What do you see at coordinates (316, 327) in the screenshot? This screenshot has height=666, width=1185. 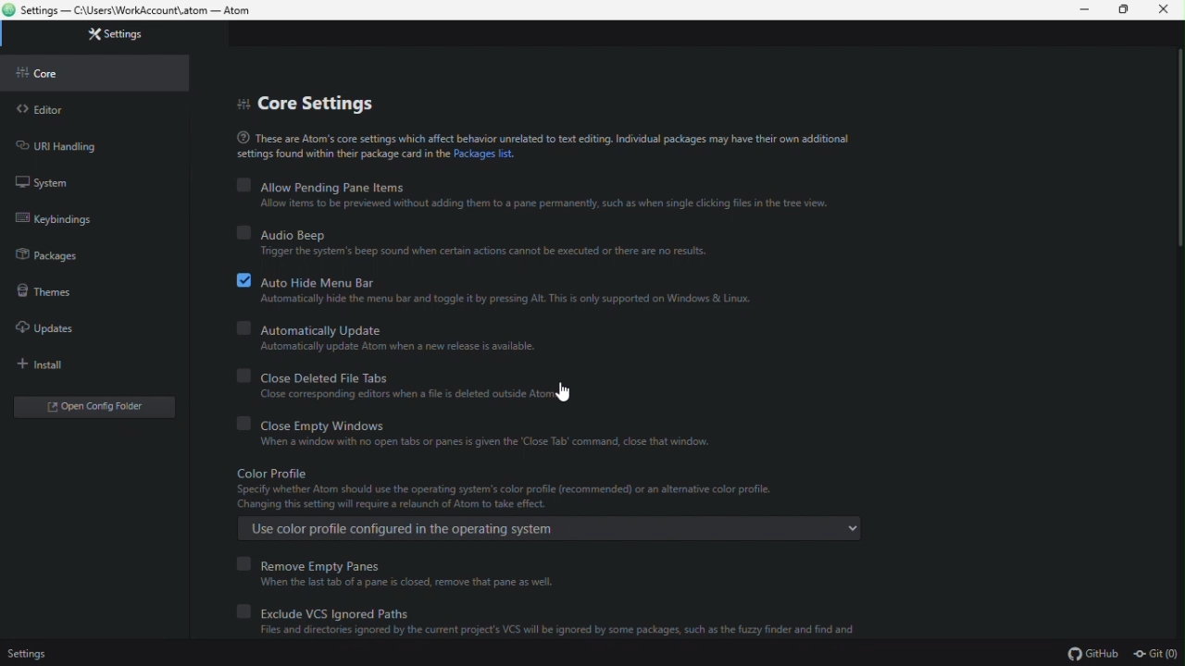 I see `Automatically update` at bounding box center [316, 327].